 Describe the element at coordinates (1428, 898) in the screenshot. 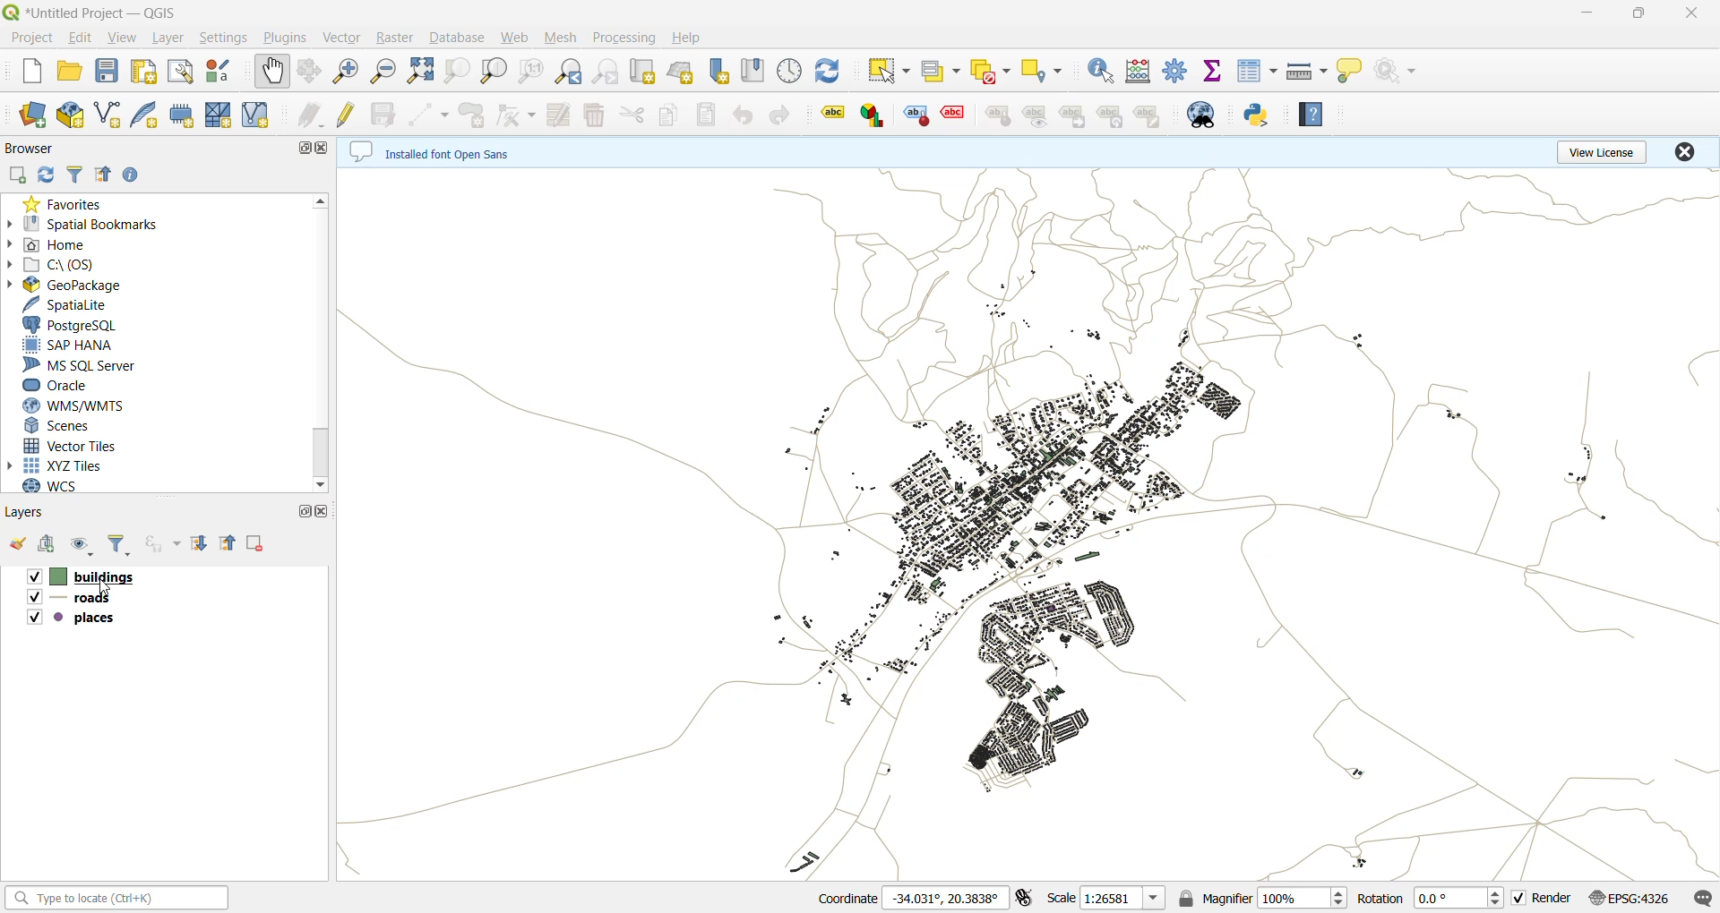

I see `rotation` at that location.